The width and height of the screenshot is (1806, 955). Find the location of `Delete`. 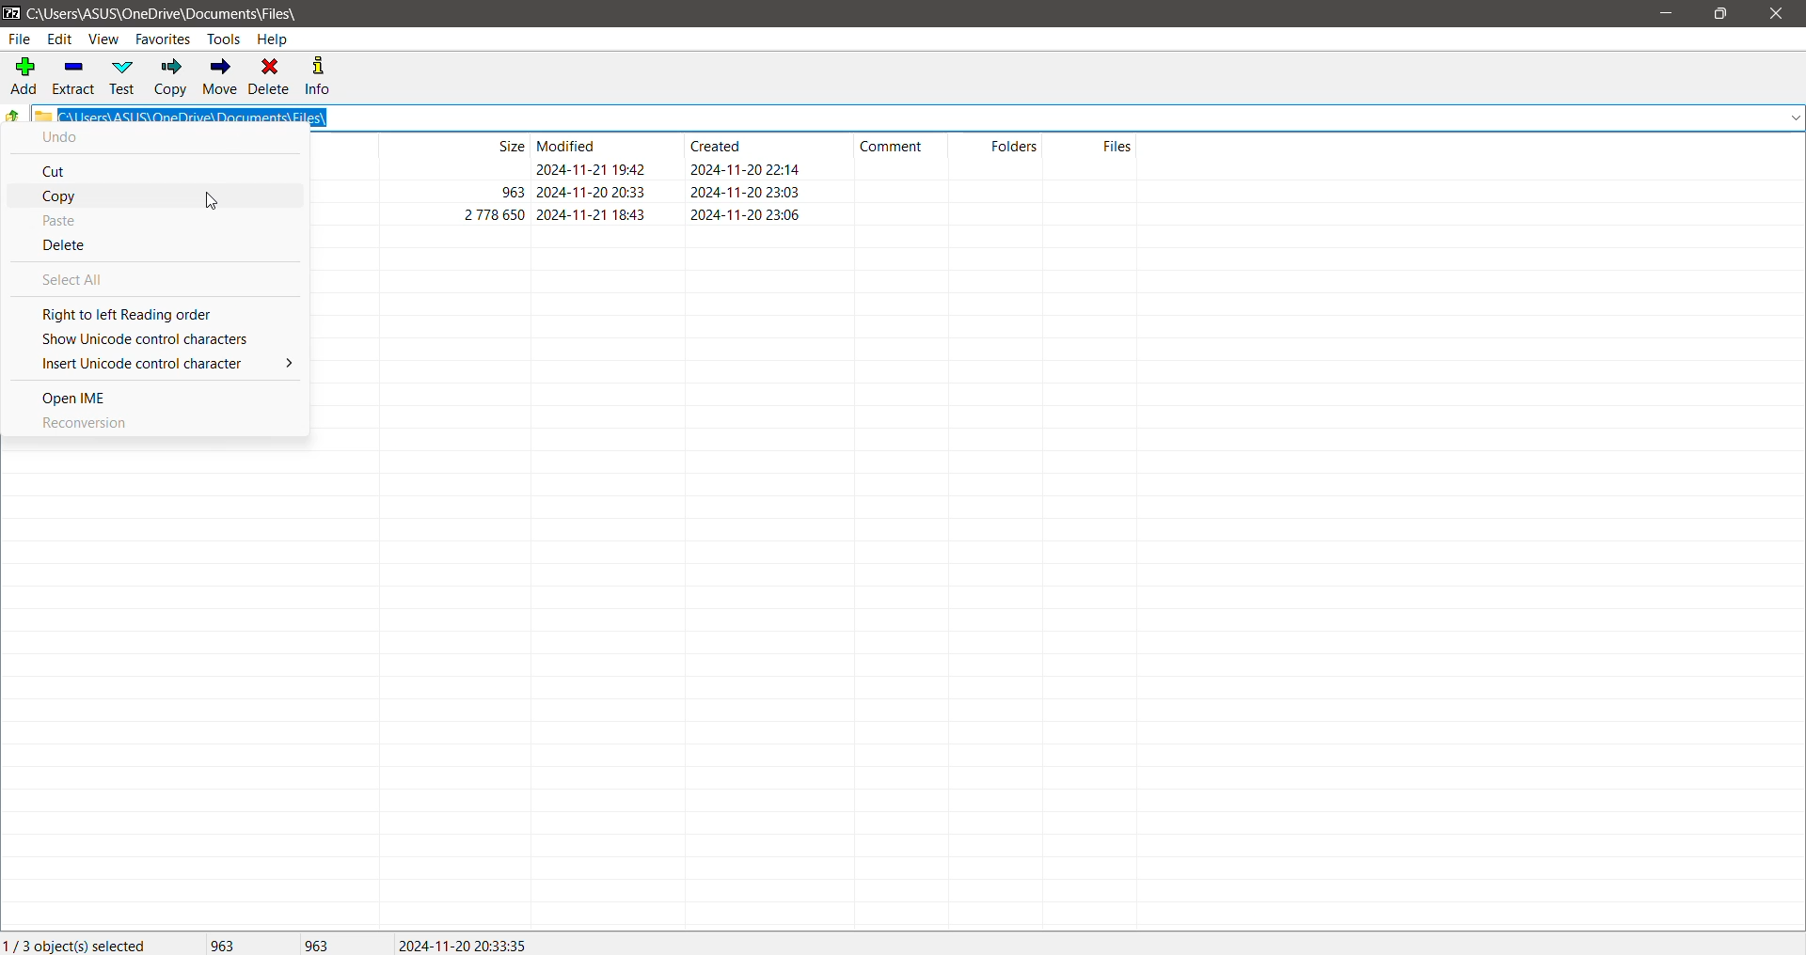

Delete is located at coordinates (271, 76).